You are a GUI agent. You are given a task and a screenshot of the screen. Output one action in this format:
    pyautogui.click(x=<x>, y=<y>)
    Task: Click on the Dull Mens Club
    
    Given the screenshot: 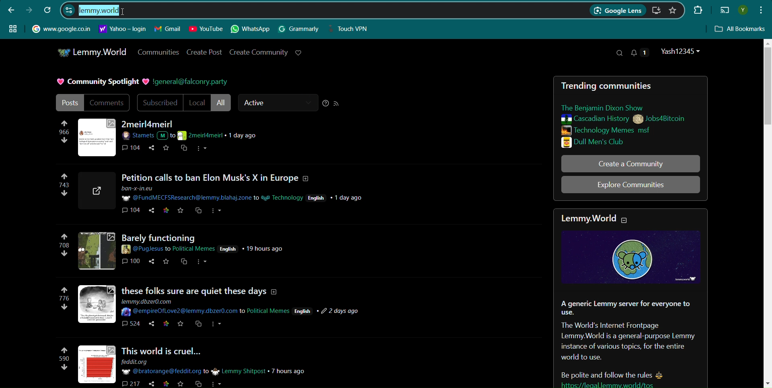 What is the action you would take?
    pyautogui.click(x=619, y=142)
    